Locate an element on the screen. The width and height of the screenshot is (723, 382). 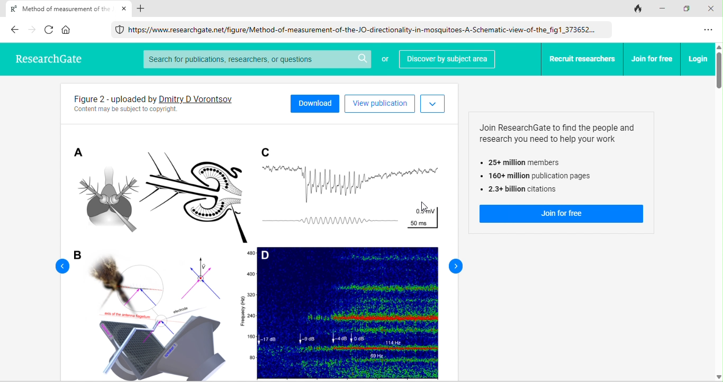
or is located at coordinates (384, 60).